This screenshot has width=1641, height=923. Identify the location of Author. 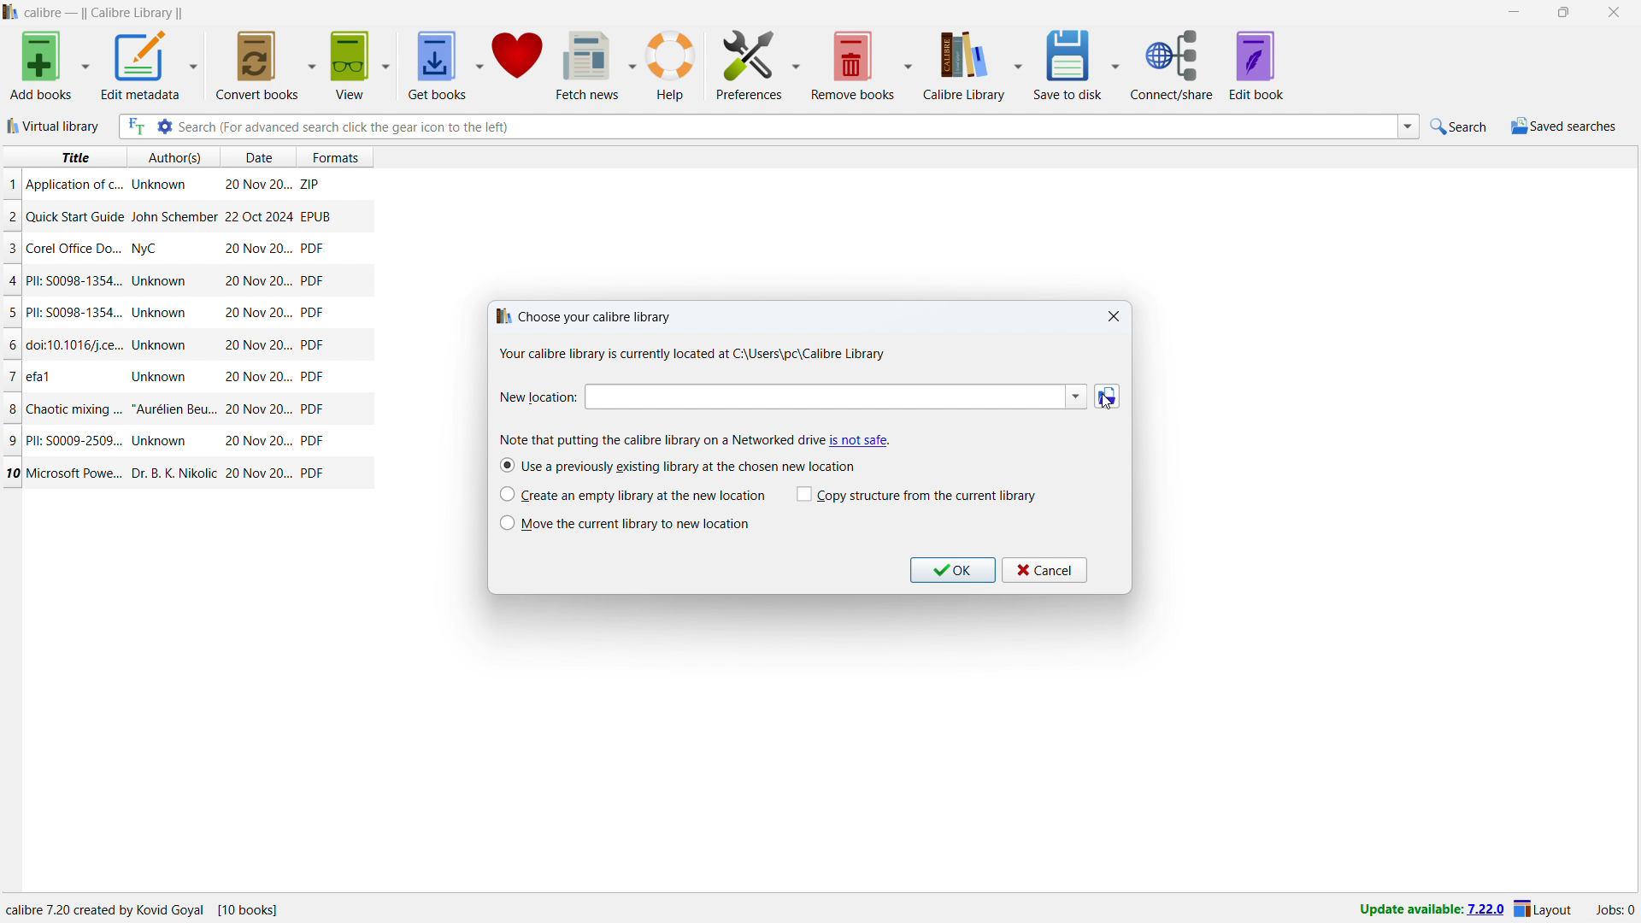
(173, 216).